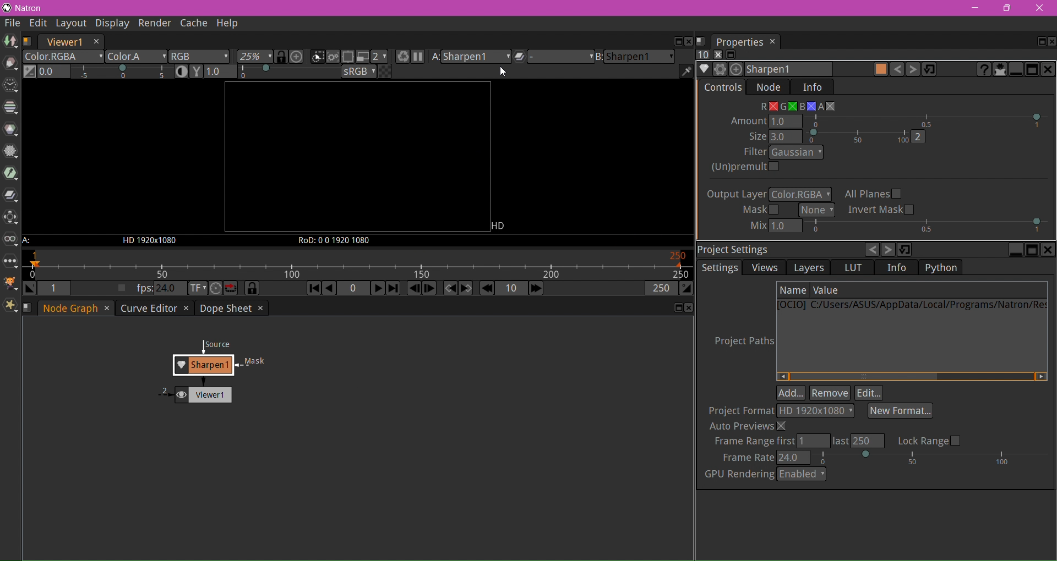  What do you see at coordinates (838, 441) in the screenshot?
I see `Frame Range first 1 last 250 Lock Range` at bounding box center [838, 441].